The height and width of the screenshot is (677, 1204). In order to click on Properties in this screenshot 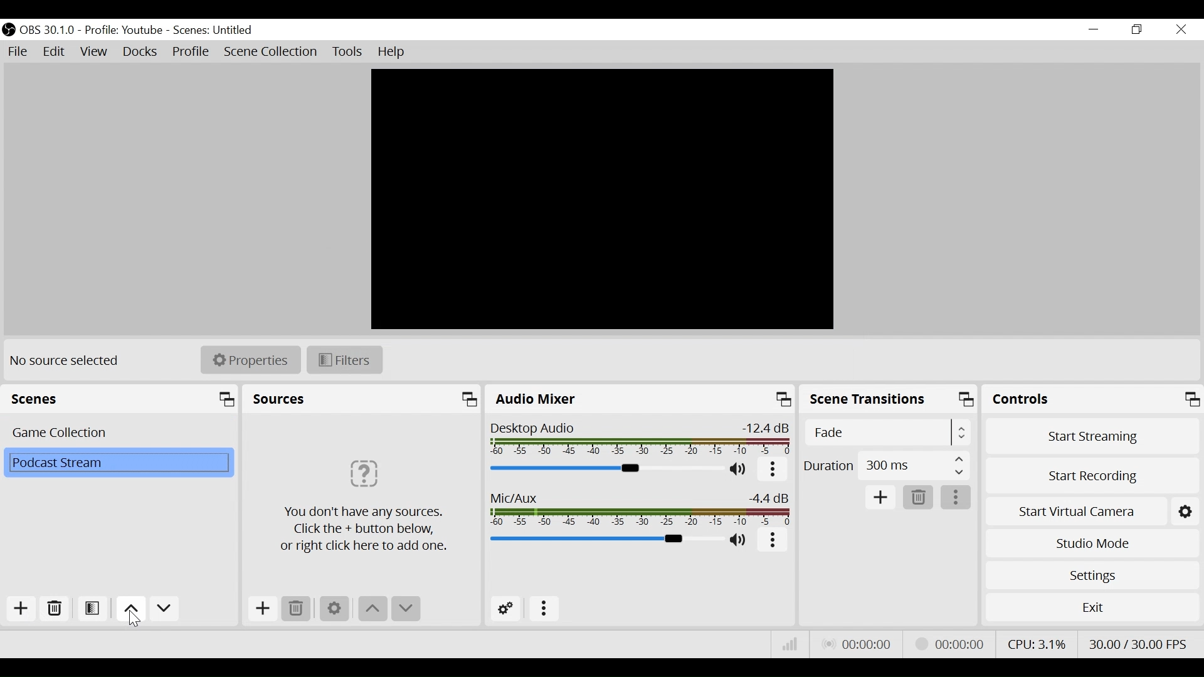, I will do `click(250, 359)`.